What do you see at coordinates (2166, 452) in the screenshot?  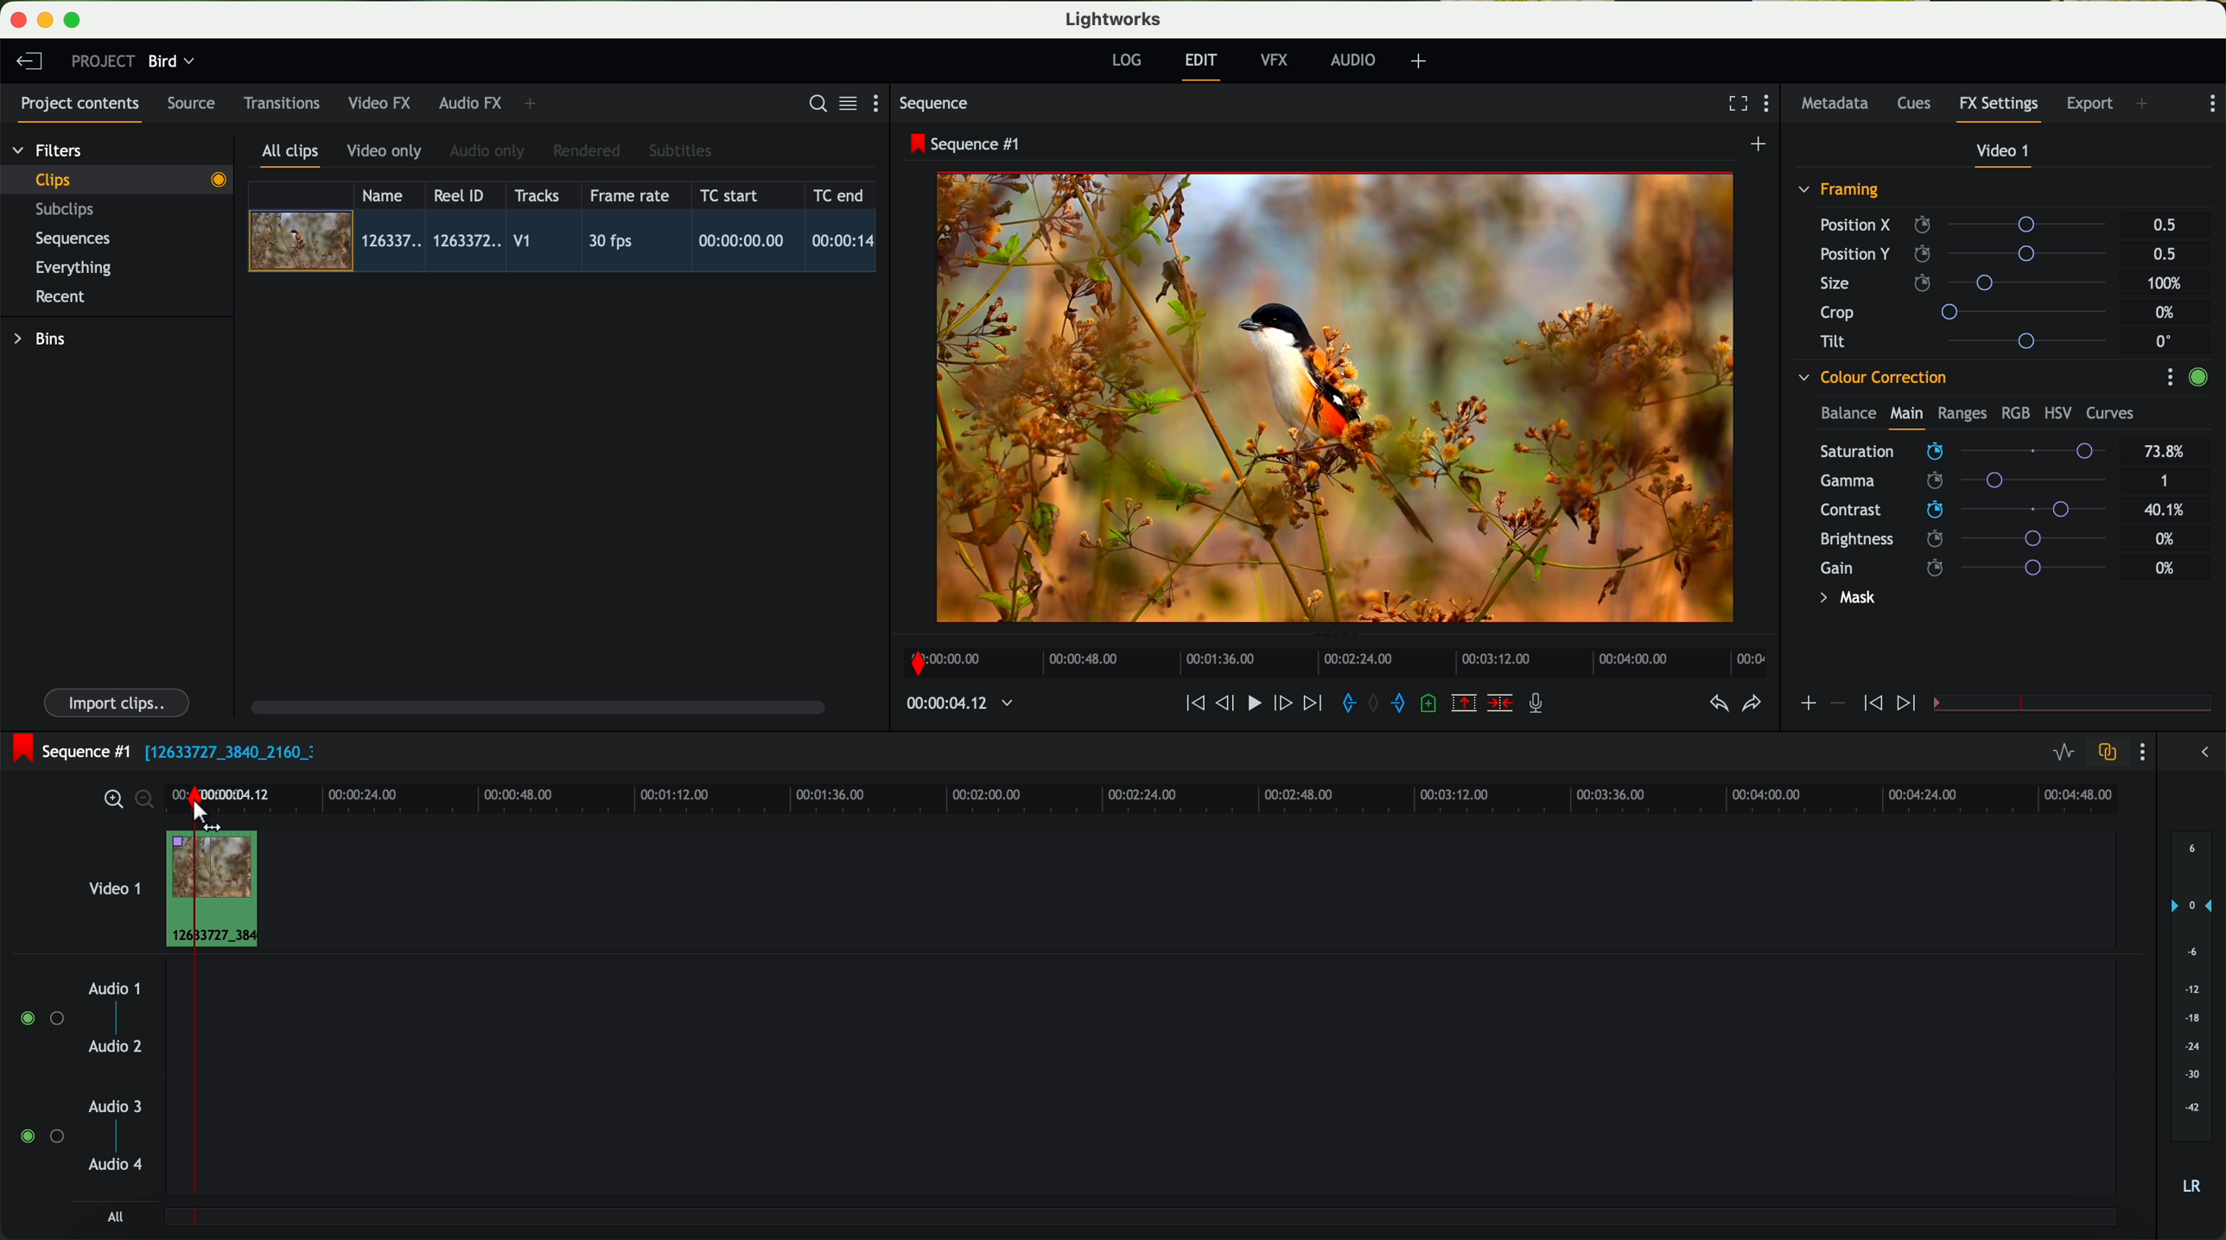 I see `73.8%` at bounding box center [2166, 452].